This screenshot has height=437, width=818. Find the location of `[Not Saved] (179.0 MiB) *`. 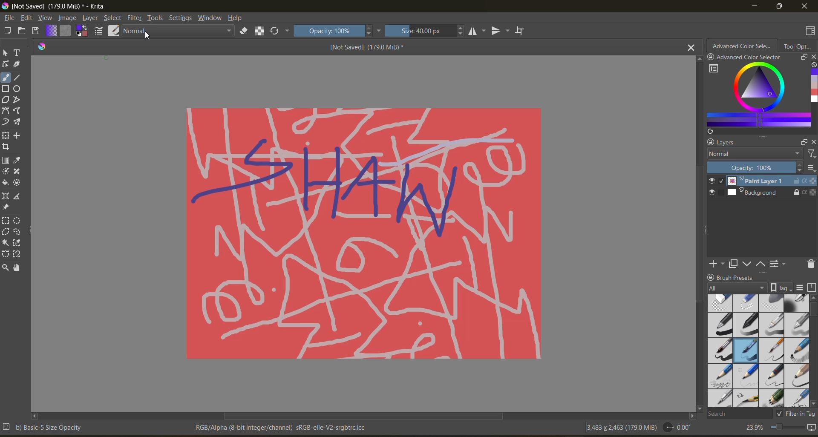

[Not Saved] (179.0 MiB) * is located at coordinates (366, 47).